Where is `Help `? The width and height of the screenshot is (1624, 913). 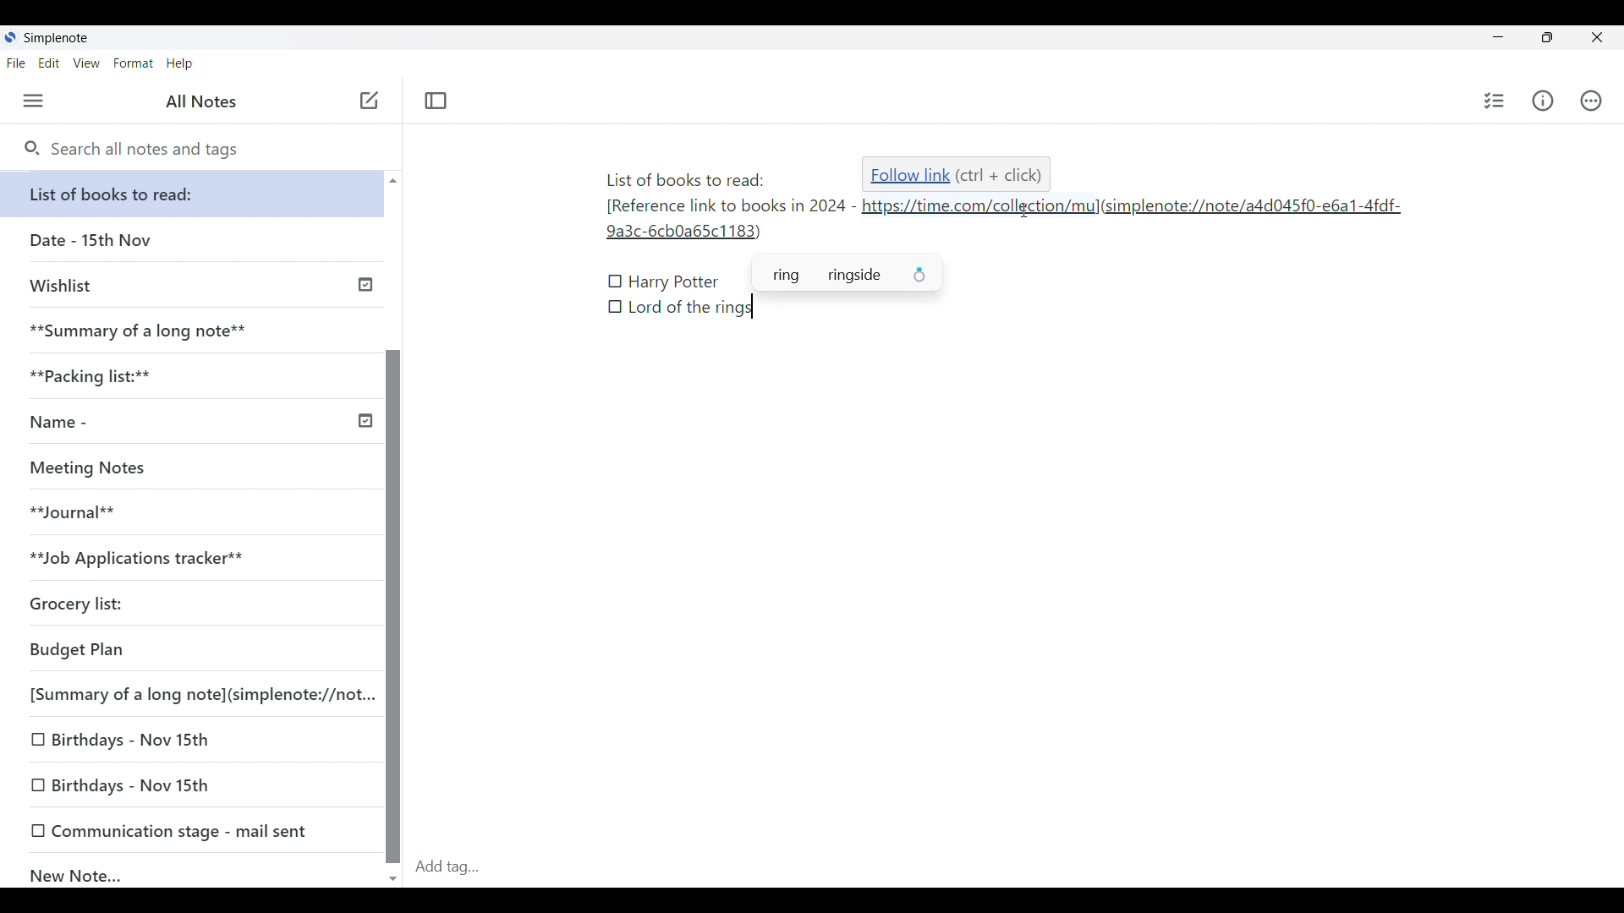
Help  is located at coordinates (180, 64).